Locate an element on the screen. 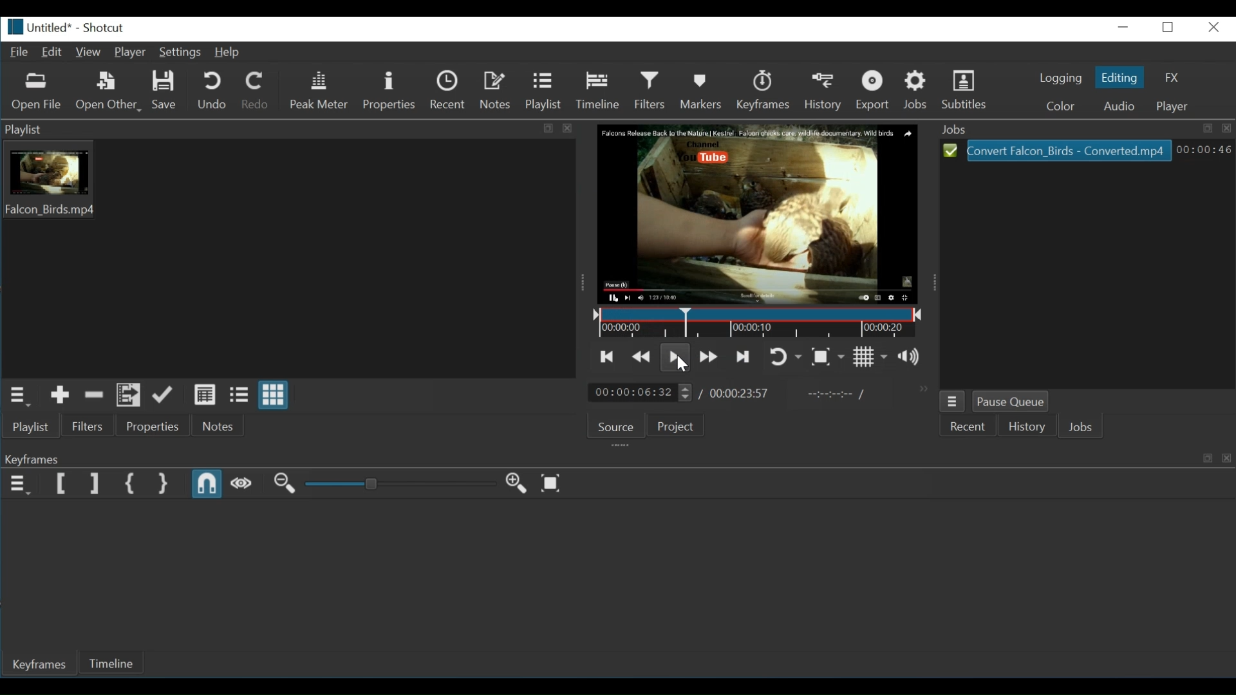  Source is located at coordinates (617, 429).